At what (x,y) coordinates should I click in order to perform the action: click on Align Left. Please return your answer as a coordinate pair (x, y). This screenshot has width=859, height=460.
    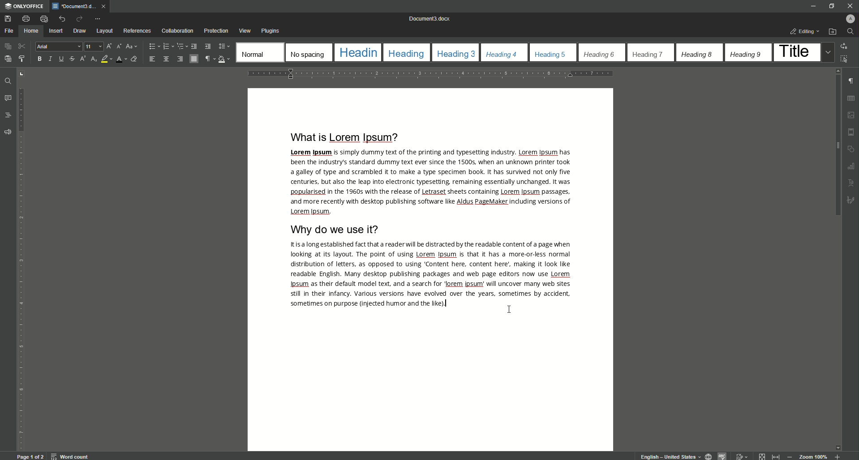
    Looking at the image, I should click on (152, 60).